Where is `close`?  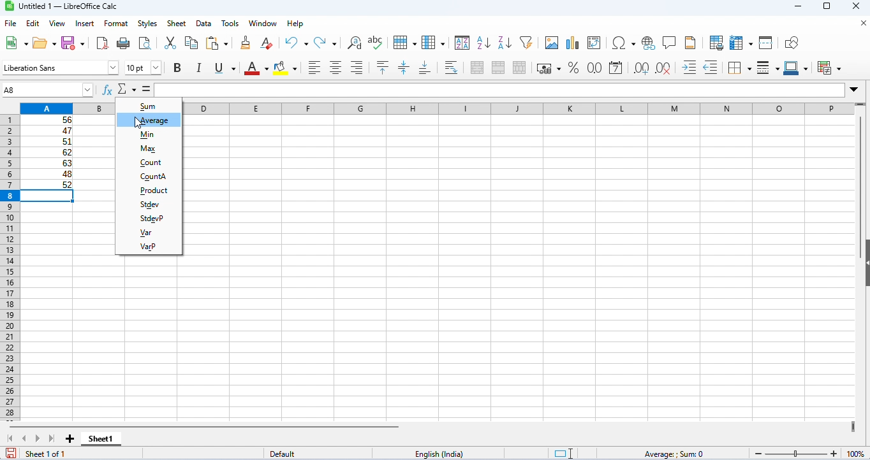 close is located at coordinates (862, 24).